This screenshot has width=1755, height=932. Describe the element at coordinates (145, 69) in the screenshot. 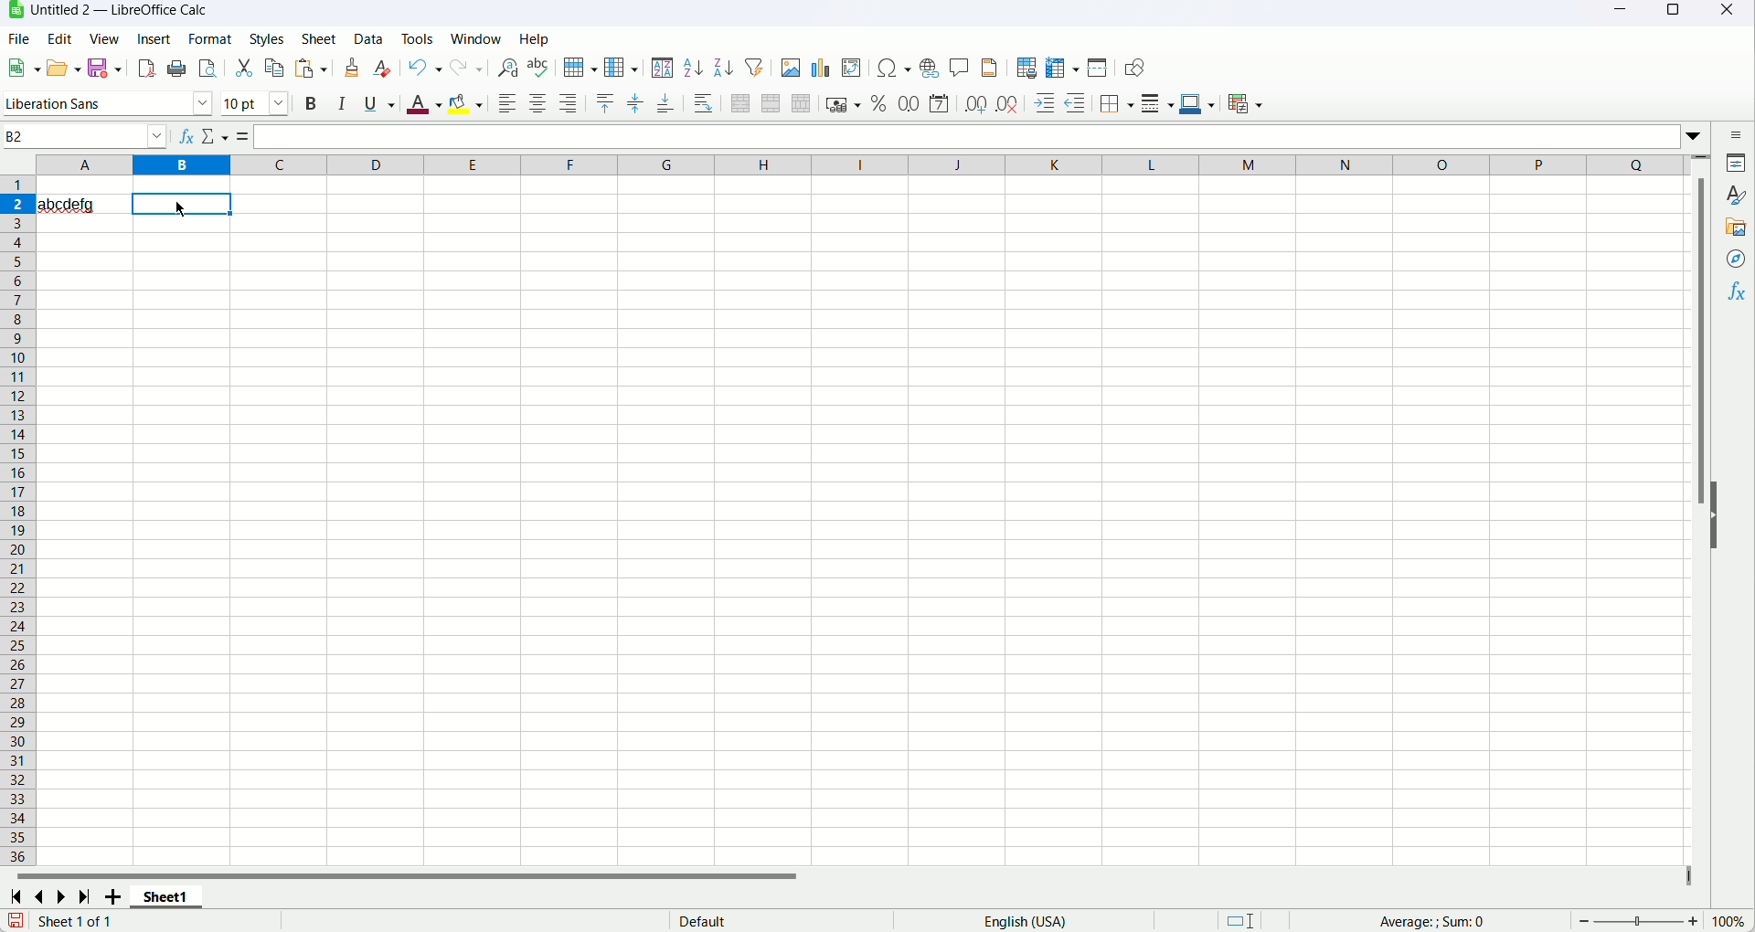

I see `export directly as PDF` at that location.